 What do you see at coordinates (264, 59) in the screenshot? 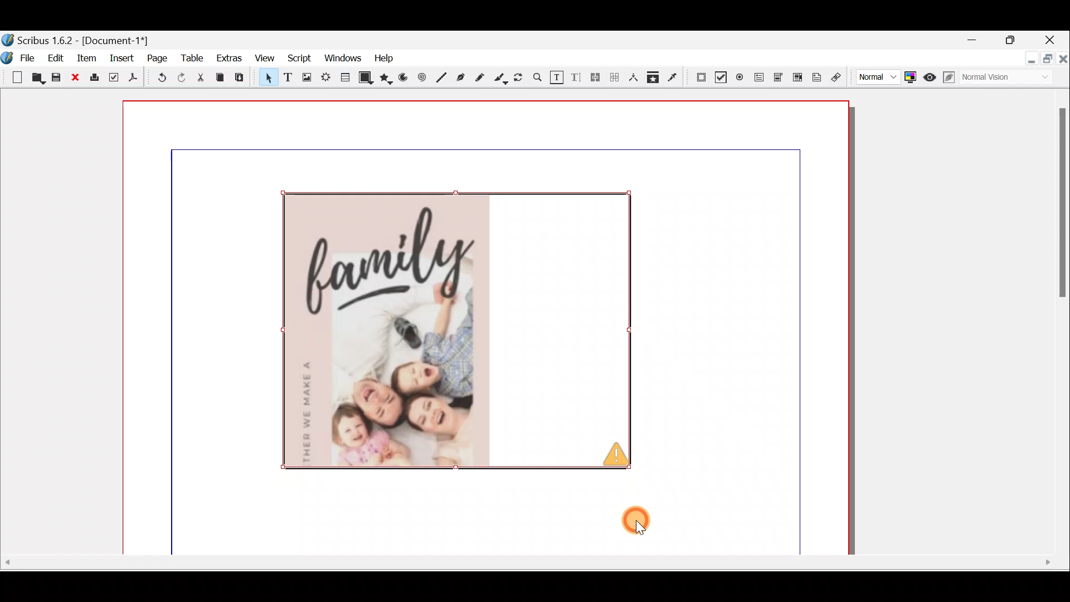
I see `View` at bounding box center [264, 59].